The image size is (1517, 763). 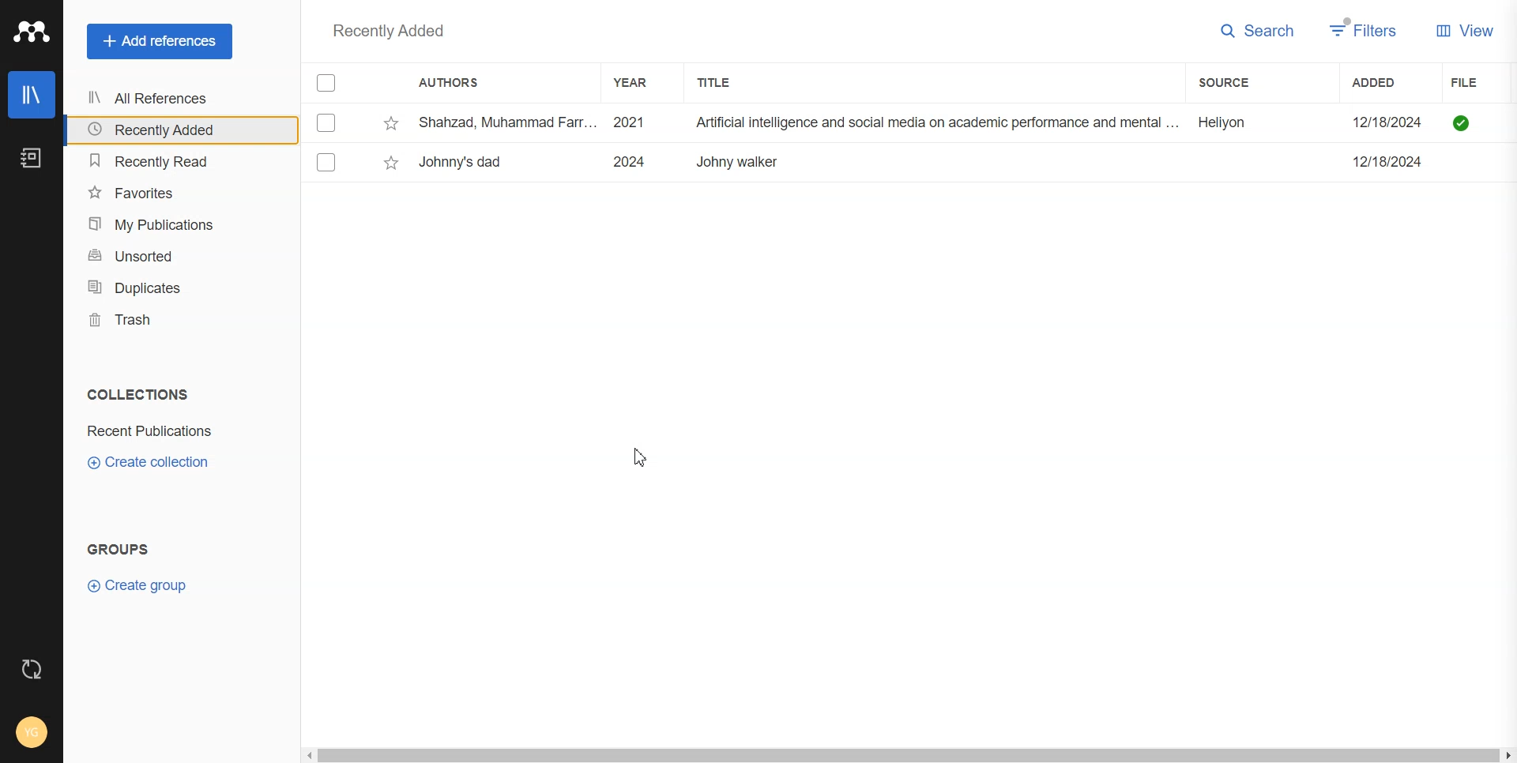 What do you see at coordinates (927, 123) in the screenshot?
I see `Shahzad, Muhammad Farr... 2021 Artificial intelligence and social media on academic performance and mental ...  Heliyon 12/18/2024` at bounding box center [927, 123].